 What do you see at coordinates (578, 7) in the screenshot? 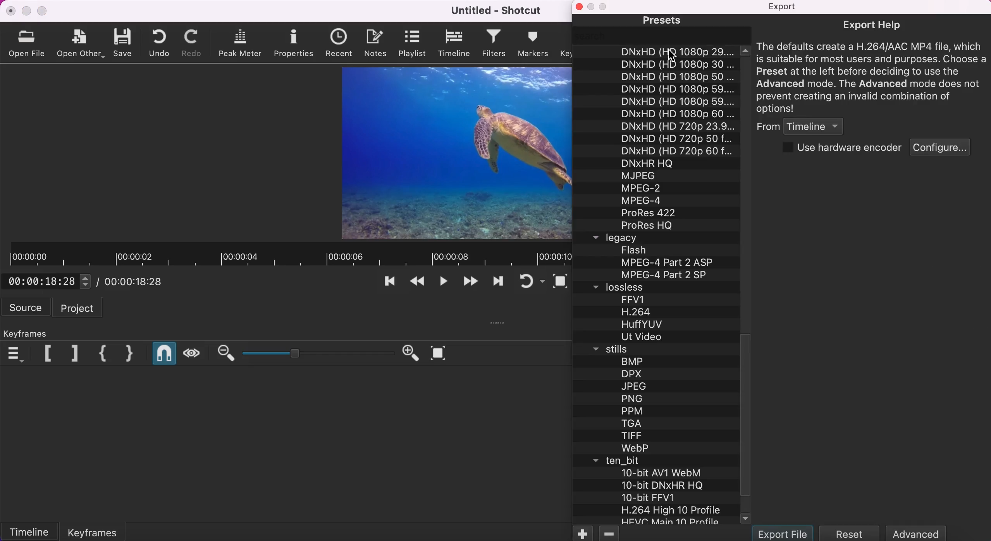
I see `close sidebar` at bounding box center [578, 7].